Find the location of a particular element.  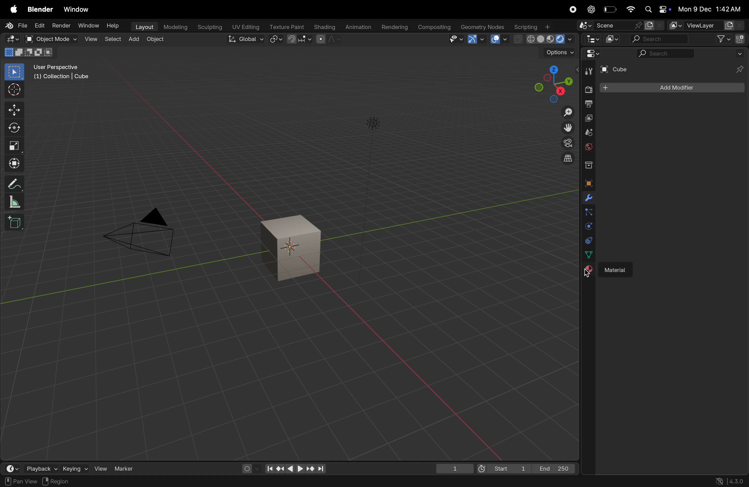

scripting is located at coordinates (532, 26).